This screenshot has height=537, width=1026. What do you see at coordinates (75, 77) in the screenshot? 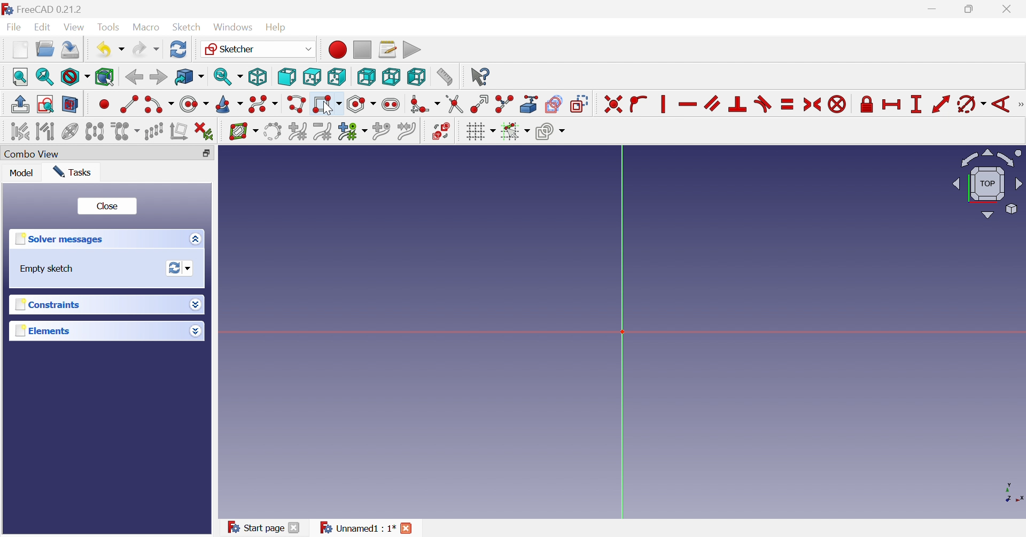
I see `Draw style` at bounding box center [75, 77].